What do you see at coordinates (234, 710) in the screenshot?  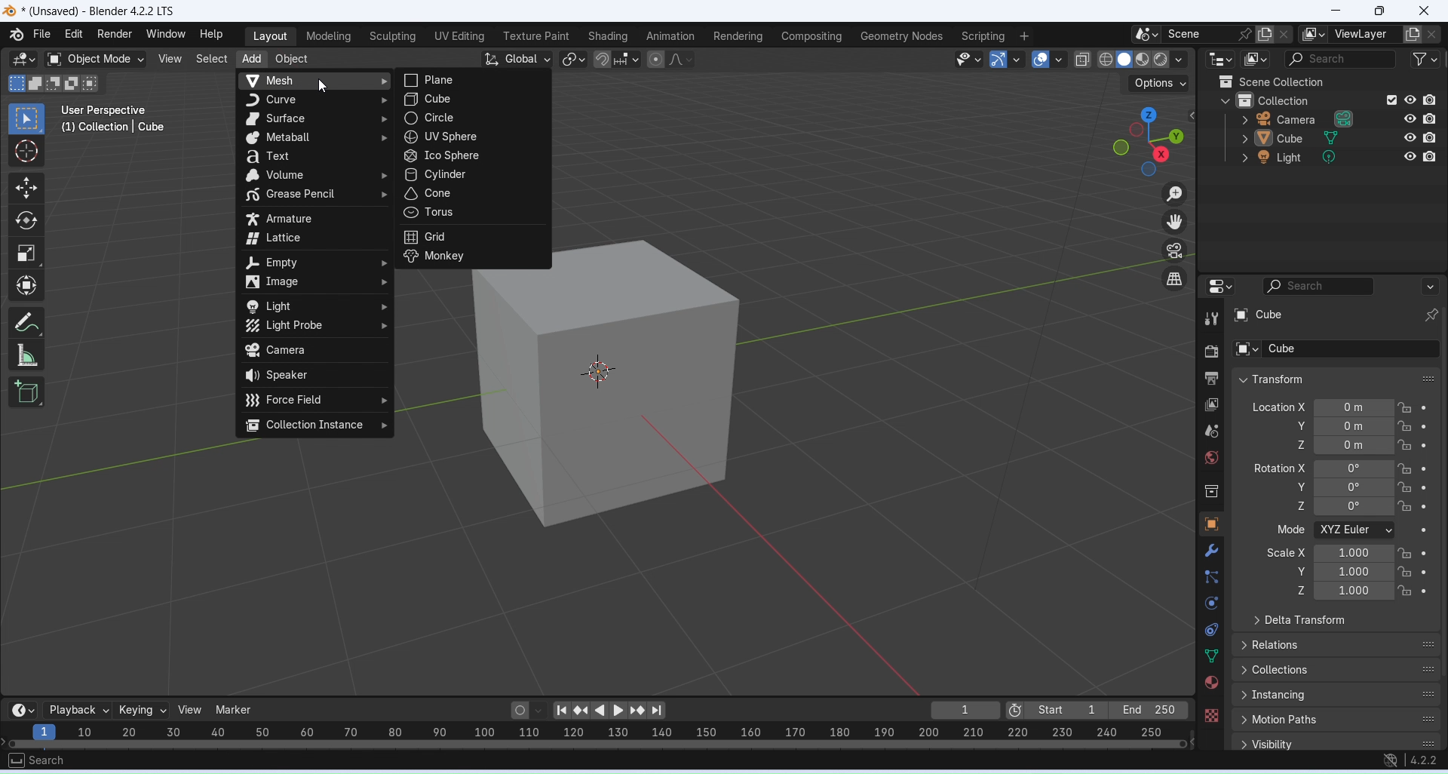 I see `Marker` at bounding box center [234, 710].